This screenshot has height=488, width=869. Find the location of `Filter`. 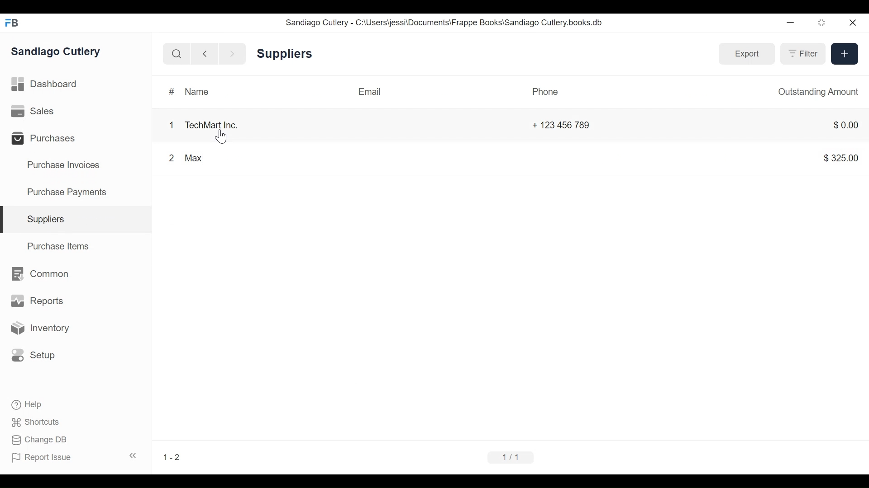

Filter is located at coordinates (803, 54).